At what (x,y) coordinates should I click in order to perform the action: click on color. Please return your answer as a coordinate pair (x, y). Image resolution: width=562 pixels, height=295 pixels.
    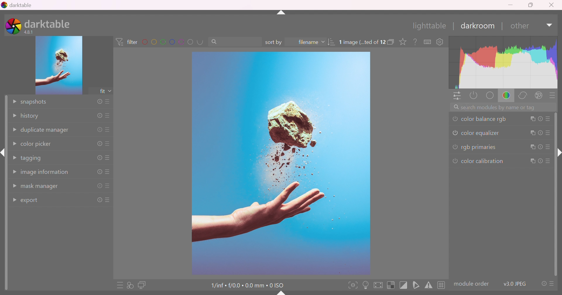
    Looking at the image, I should click on (507, 97).